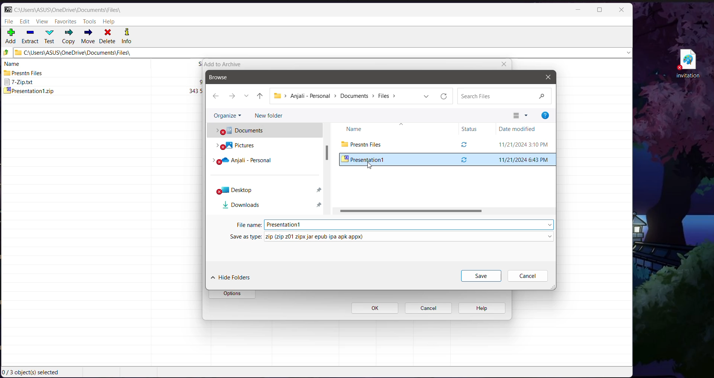 The width and height of the screenshot is (714, 378). What do you see at coordinates (482, 276) in the screenshot?
I see `Save` at bounding box center [482, 276].